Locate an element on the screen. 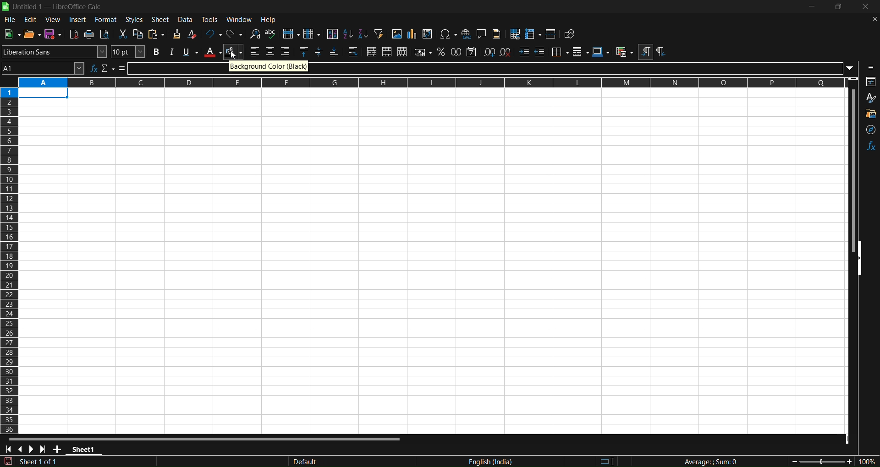 The height and width of the screenshot is (467, 880). zoom factor is located at coordinates (830, 461).